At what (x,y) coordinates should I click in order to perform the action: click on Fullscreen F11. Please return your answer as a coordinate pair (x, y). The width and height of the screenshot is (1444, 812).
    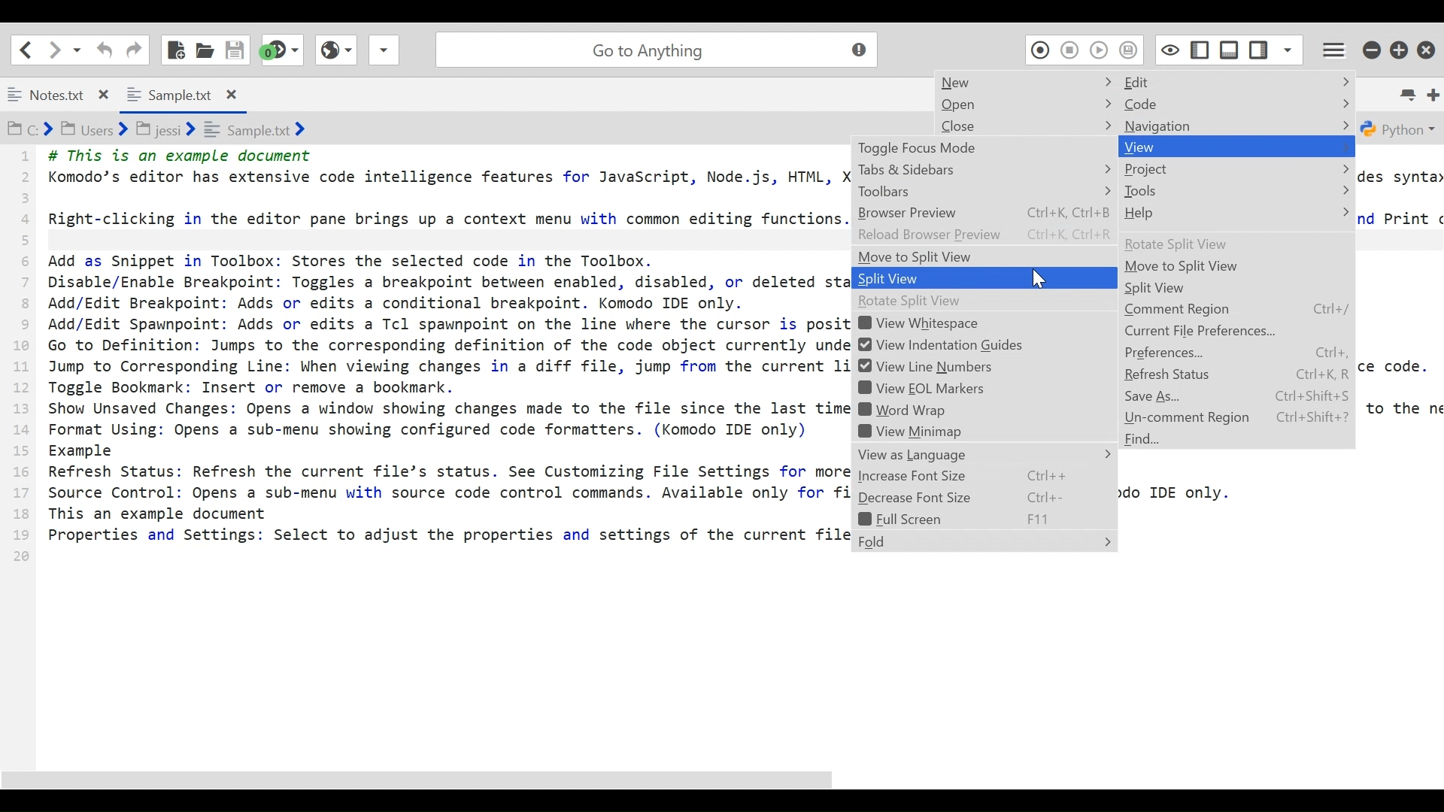
    Looking at the image, I should click on (982, 518).